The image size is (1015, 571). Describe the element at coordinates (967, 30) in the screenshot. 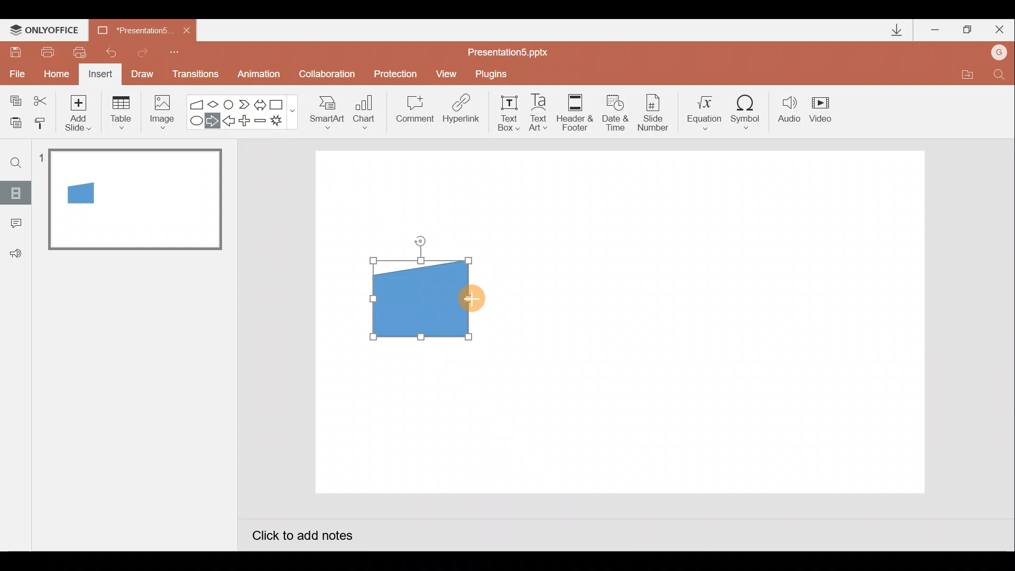

I see `Maximize` at that location.